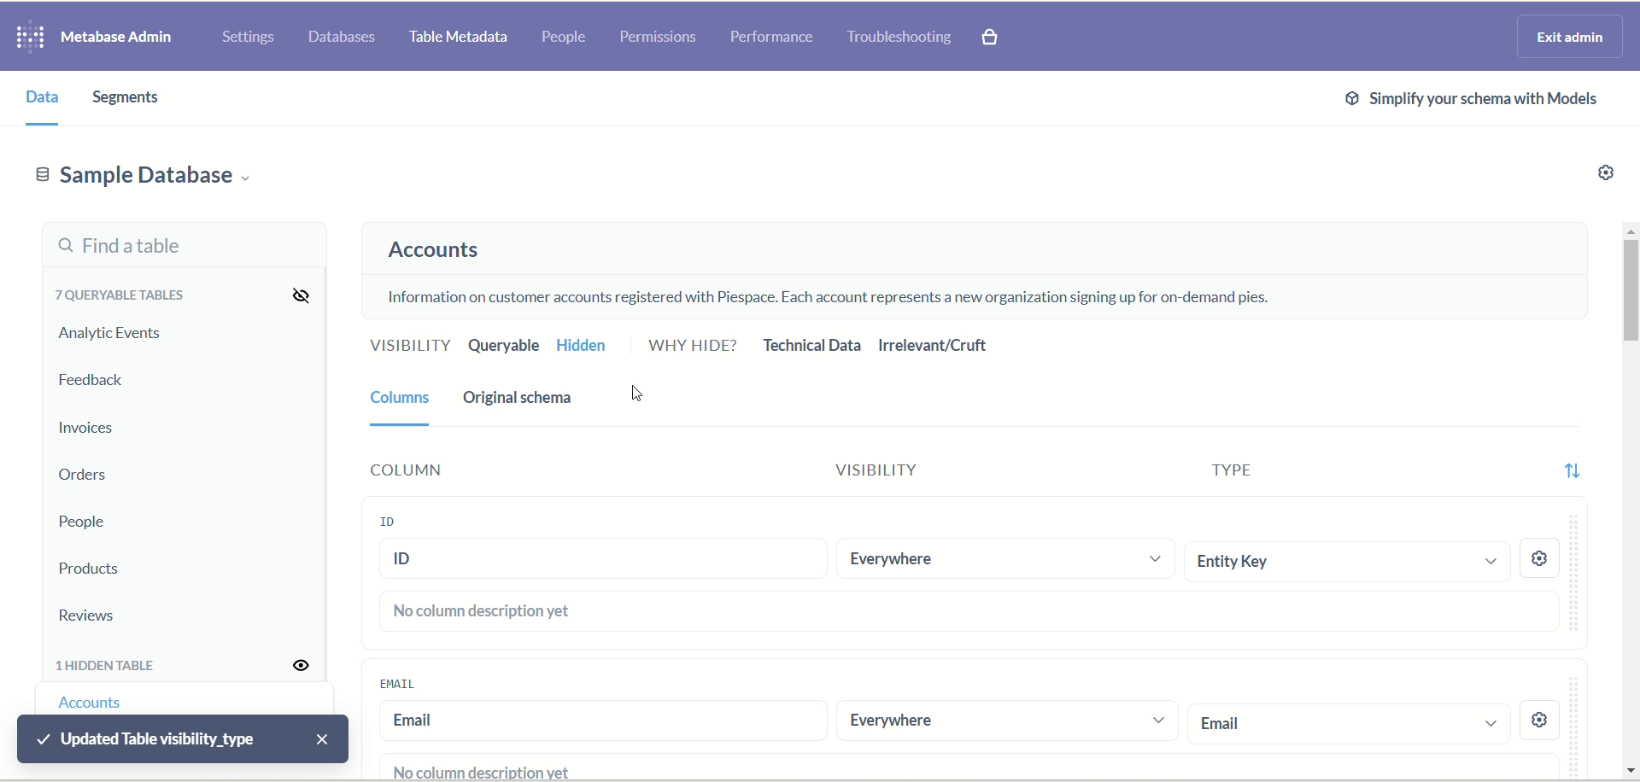  Describe the element at coordinates (1341, 472) in the screenshot. I see `type label` at that location.